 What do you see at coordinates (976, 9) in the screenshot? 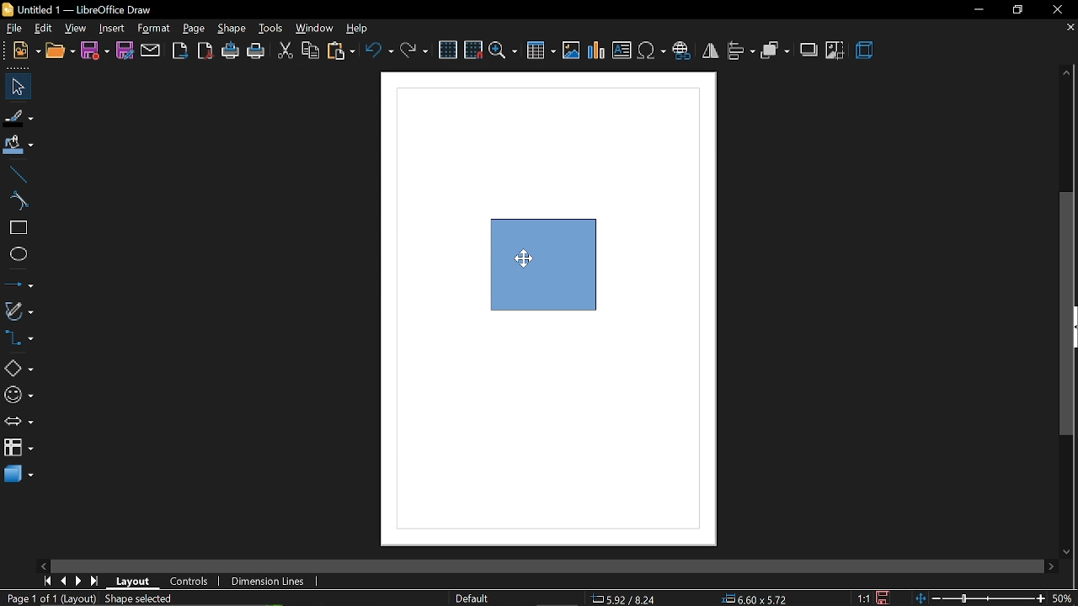
I see `Minimize` at bounding box center [976, 9].